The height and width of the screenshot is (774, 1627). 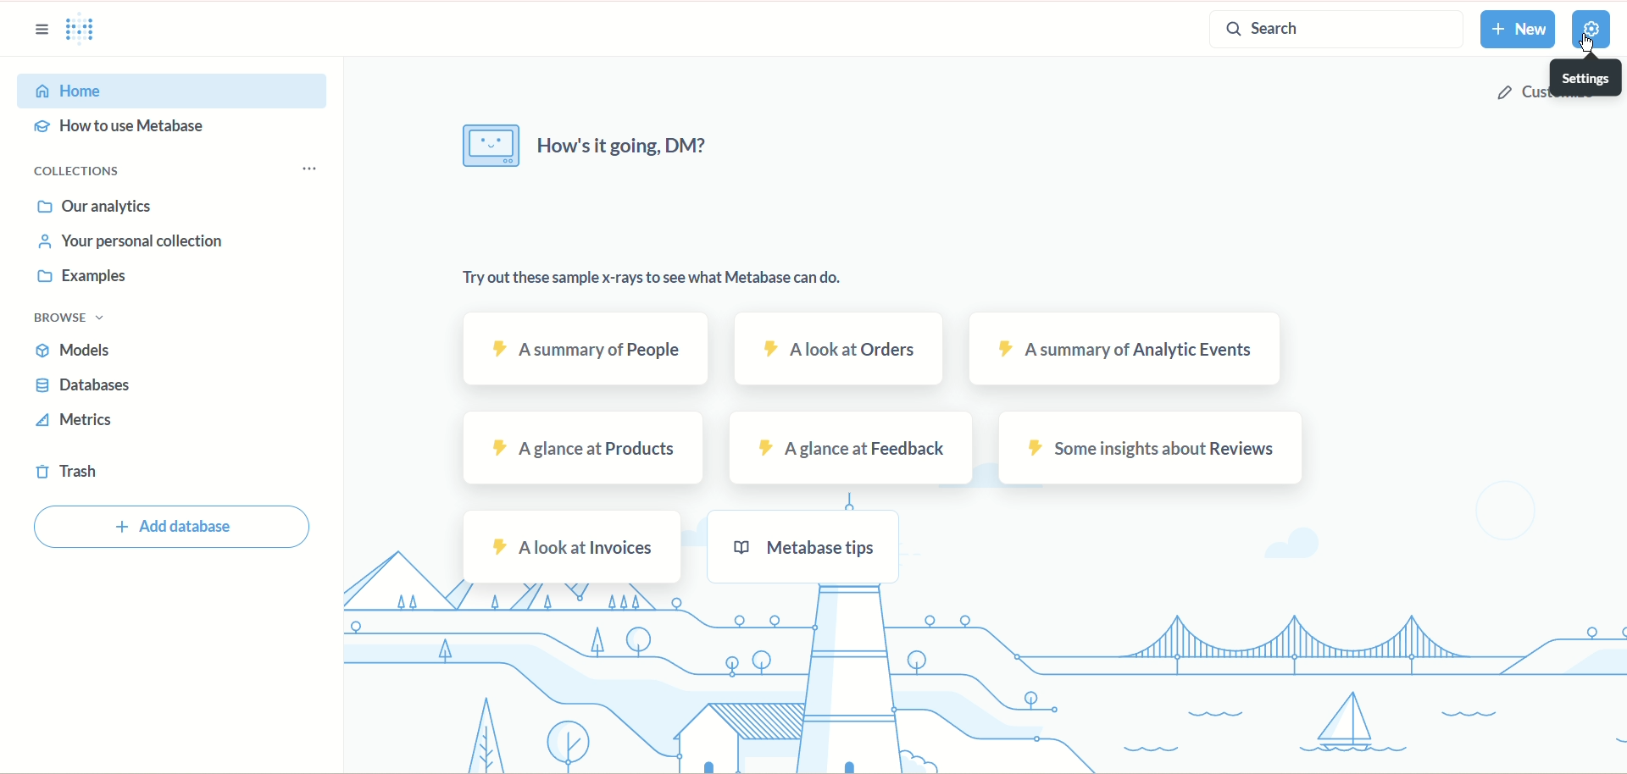 I want to click on metrics, so click(x=81, y=422).